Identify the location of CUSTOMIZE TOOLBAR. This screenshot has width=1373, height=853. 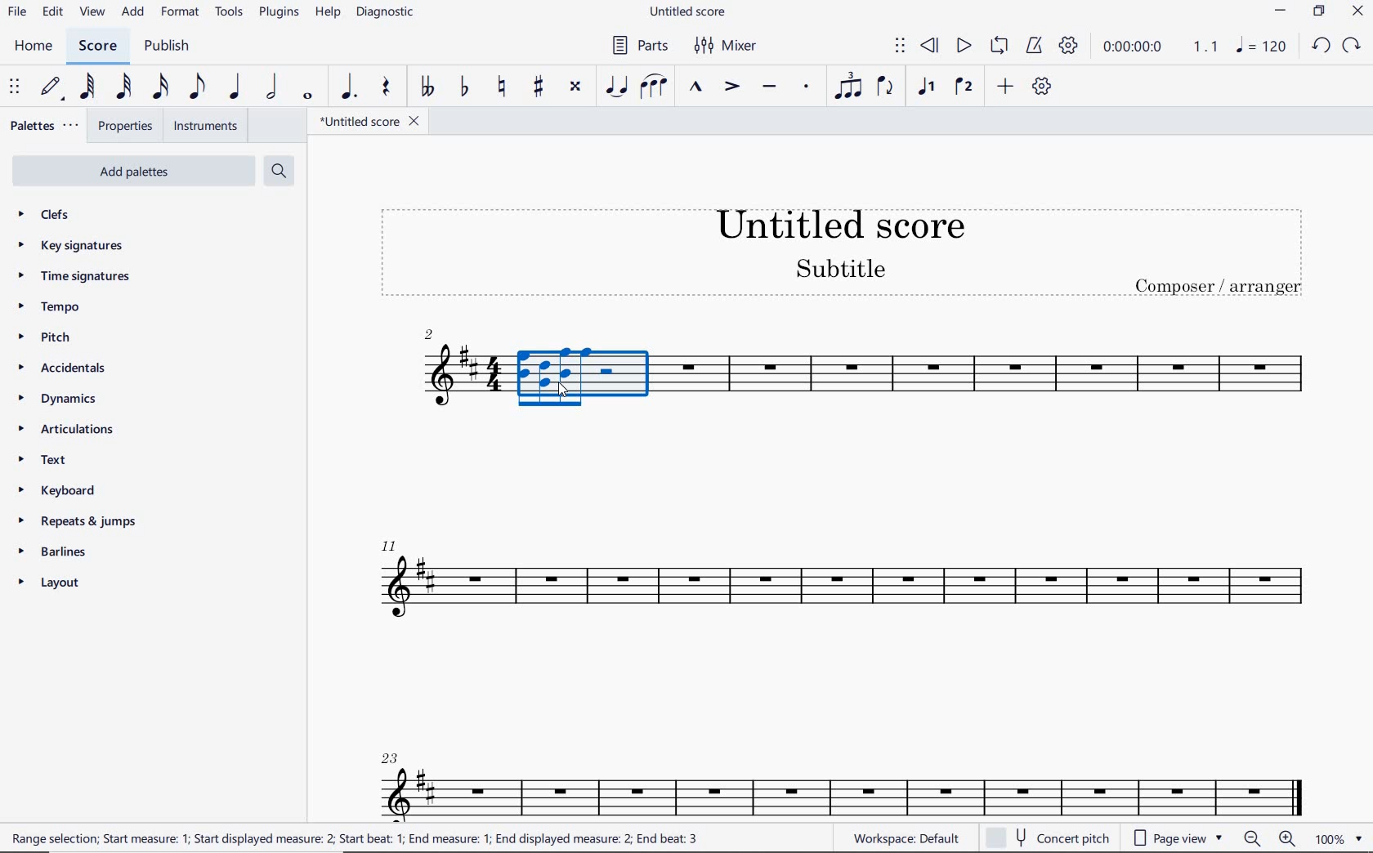
(1042, 87).